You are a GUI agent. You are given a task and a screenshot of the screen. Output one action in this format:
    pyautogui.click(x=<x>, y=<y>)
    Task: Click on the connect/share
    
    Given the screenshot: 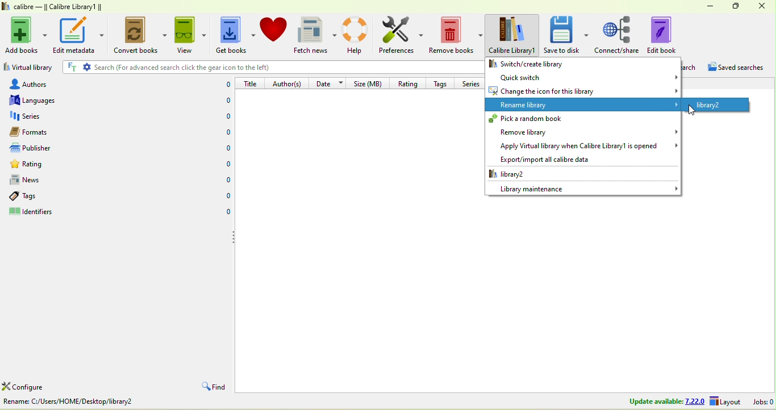 What is the action you would take?
    pyautogui.click(x=618, y=34)
    